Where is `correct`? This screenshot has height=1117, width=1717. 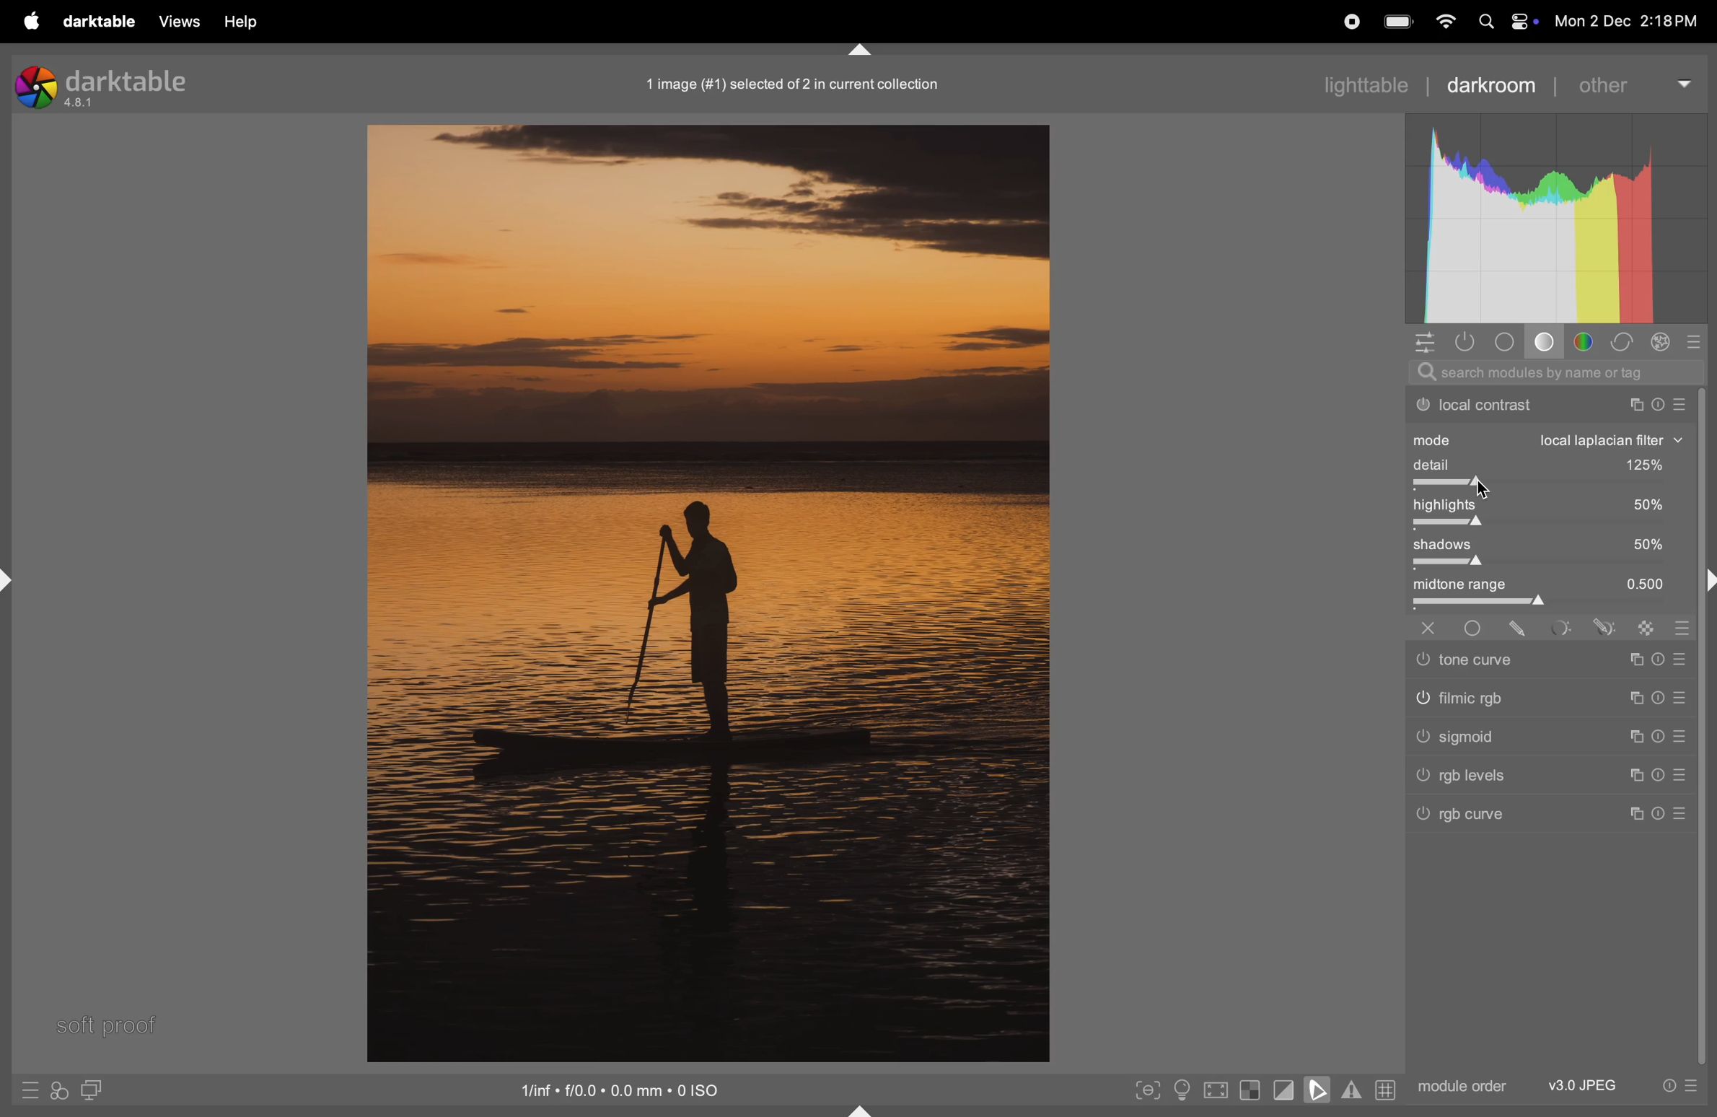
correct is located at coordinates (1625, 342).